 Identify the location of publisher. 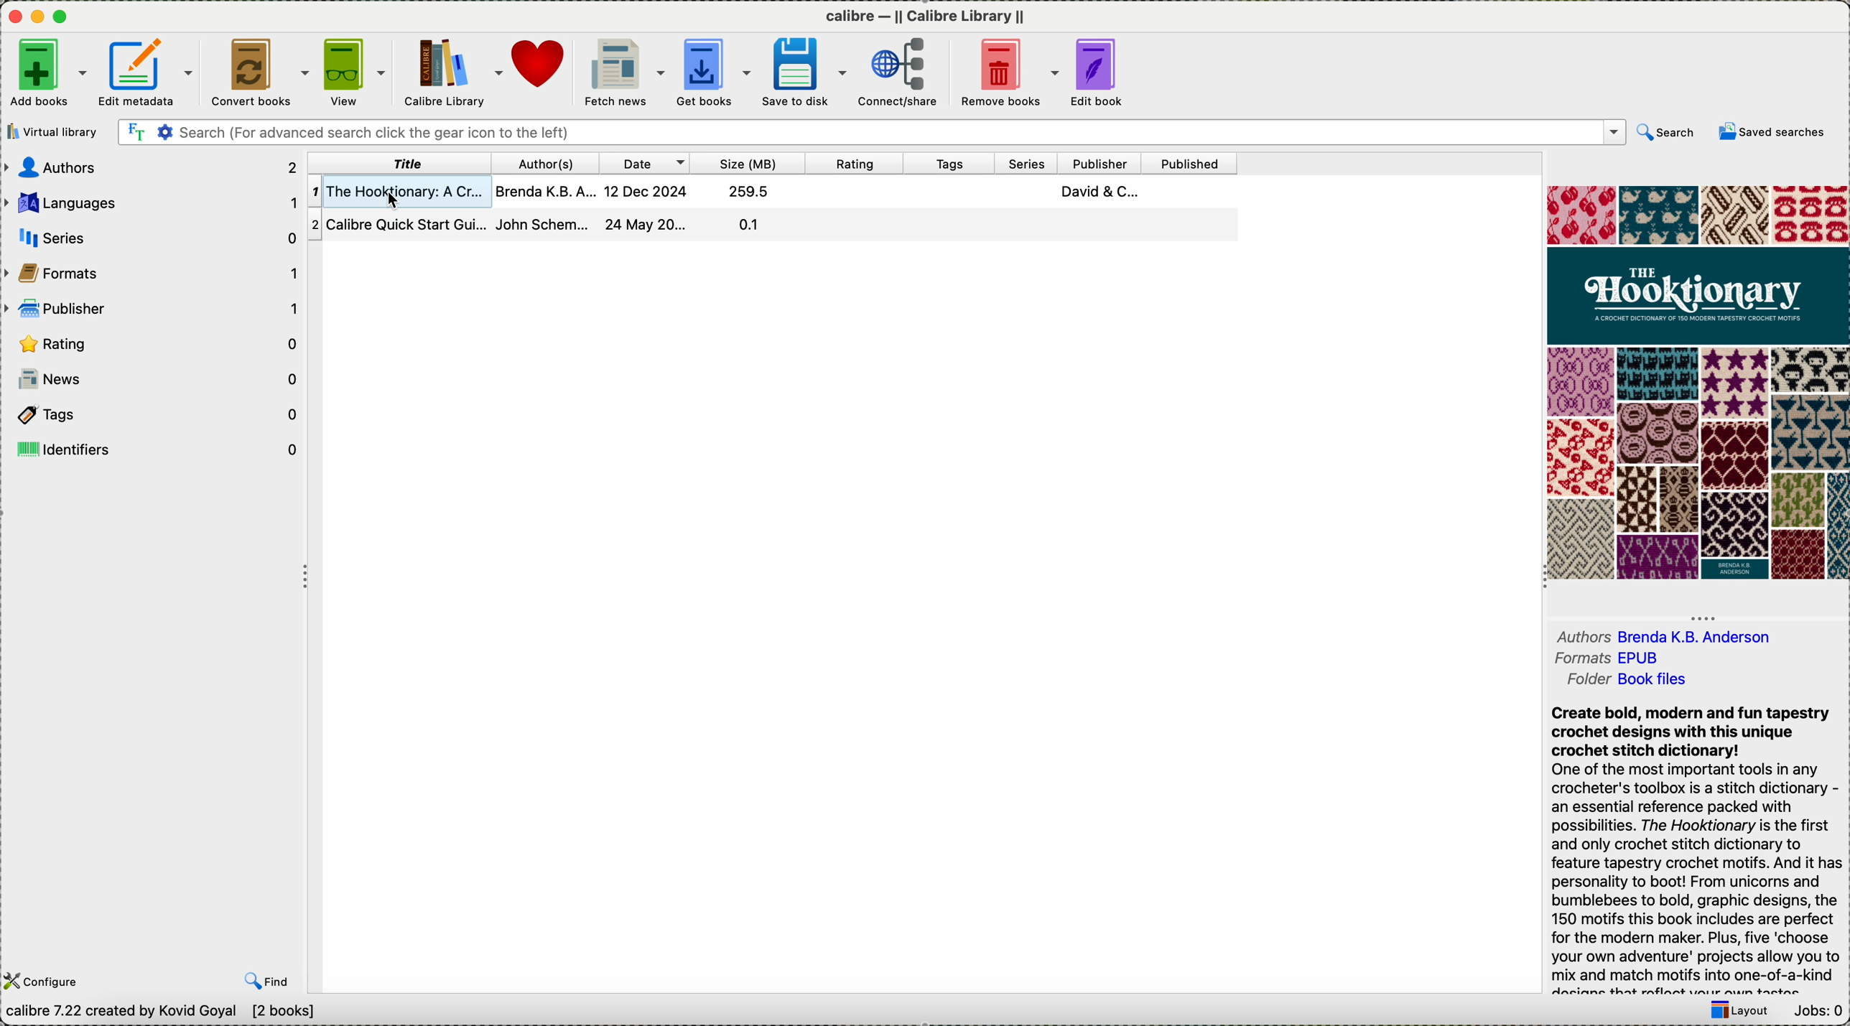
(155, 309).